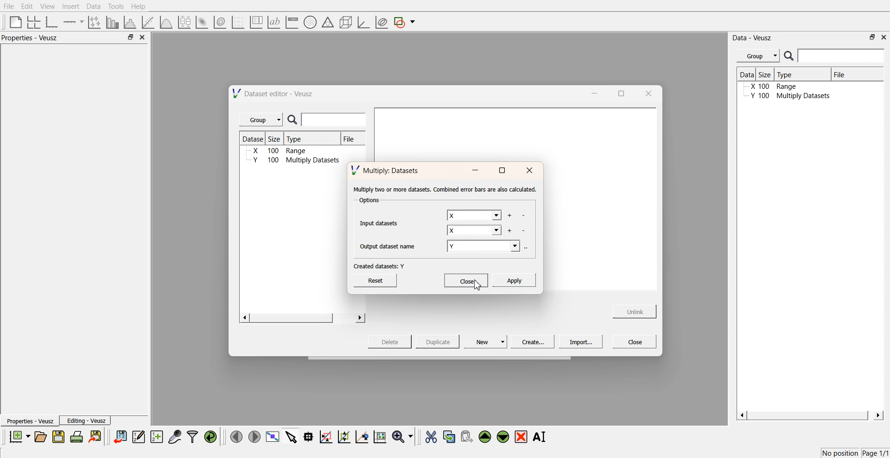 This screenshot has width=890, height=458. Describe the element at coordinates (391, 245) in the screenshot. I see `Output dataset name` at that location.